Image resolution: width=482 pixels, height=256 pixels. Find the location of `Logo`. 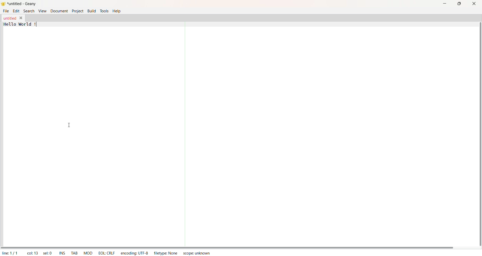

Logo is located at coordinates (4, 4).